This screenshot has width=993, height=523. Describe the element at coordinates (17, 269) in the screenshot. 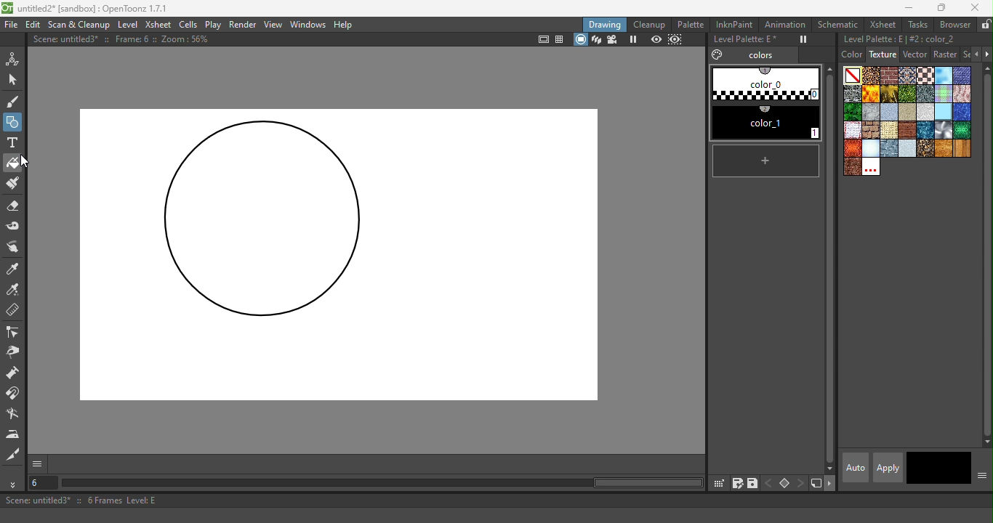

I see `Style picker tool` at that location.